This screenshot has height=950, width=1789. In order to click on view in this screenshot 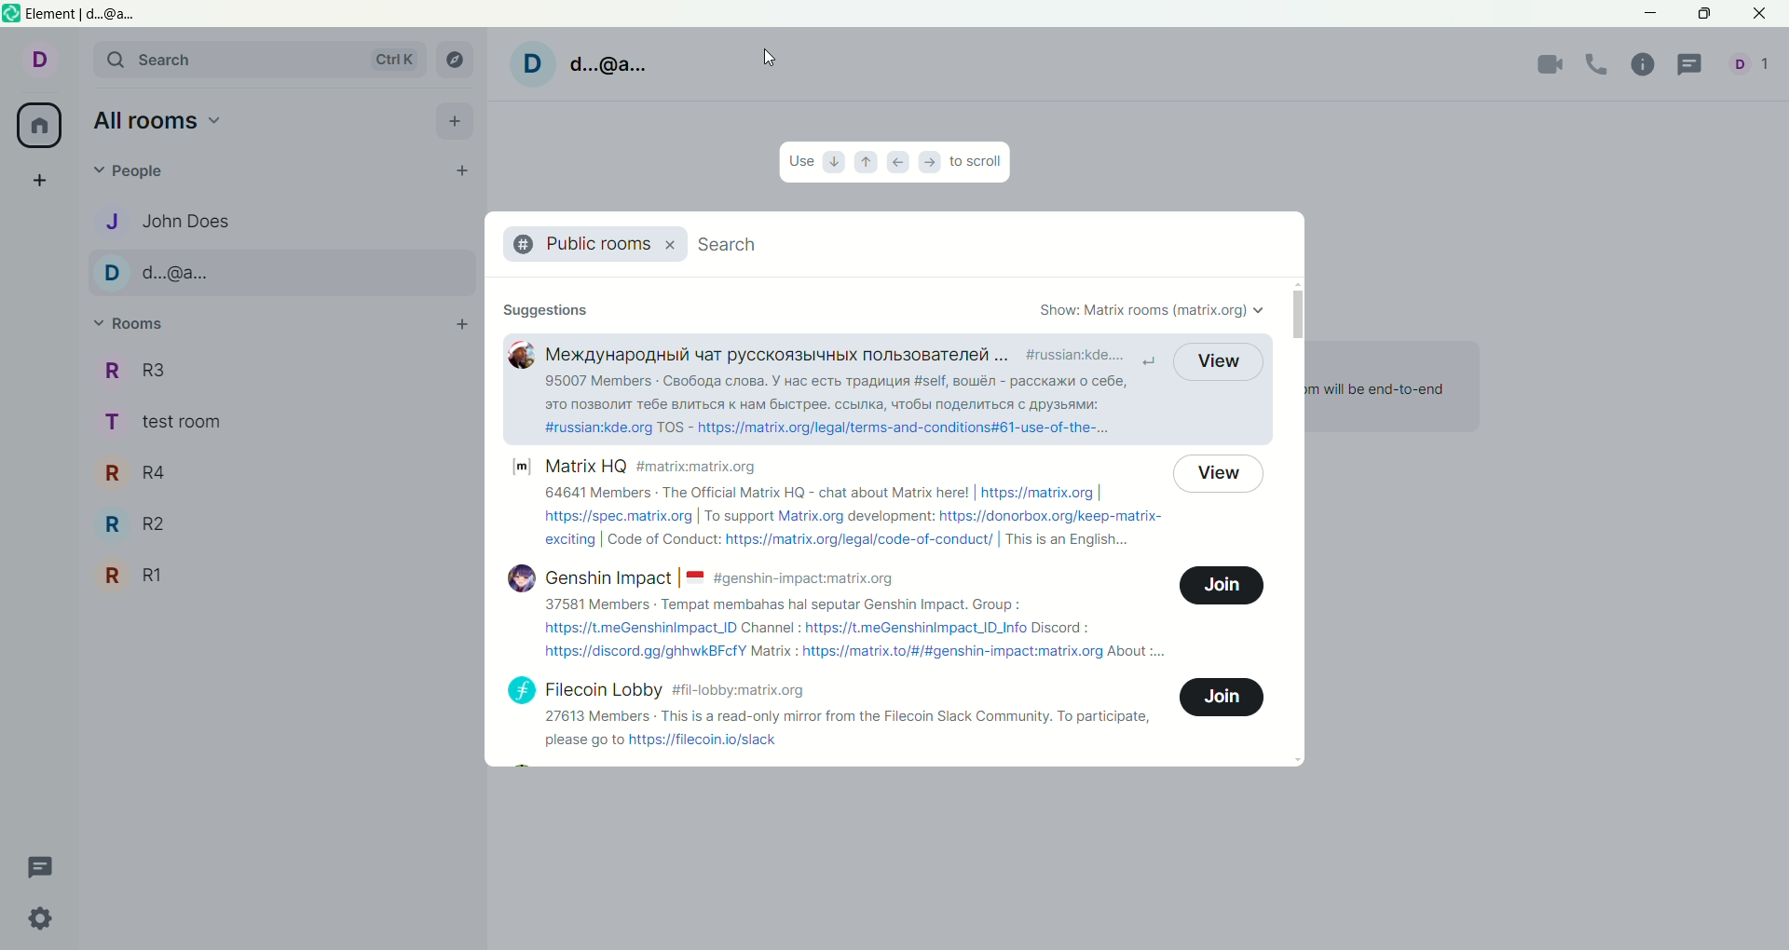, I will do `click(1218, 361)`.